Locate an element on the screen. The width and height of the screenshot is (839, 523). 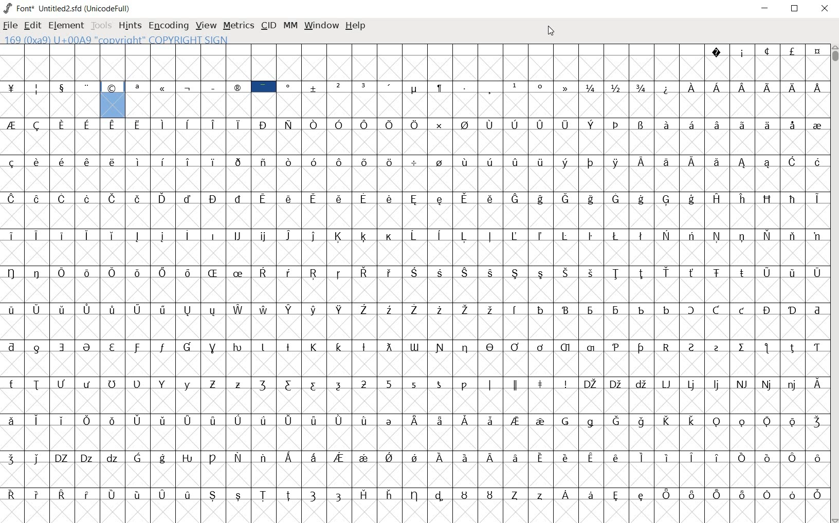
scrollbar is located at coordinates (834, 284).